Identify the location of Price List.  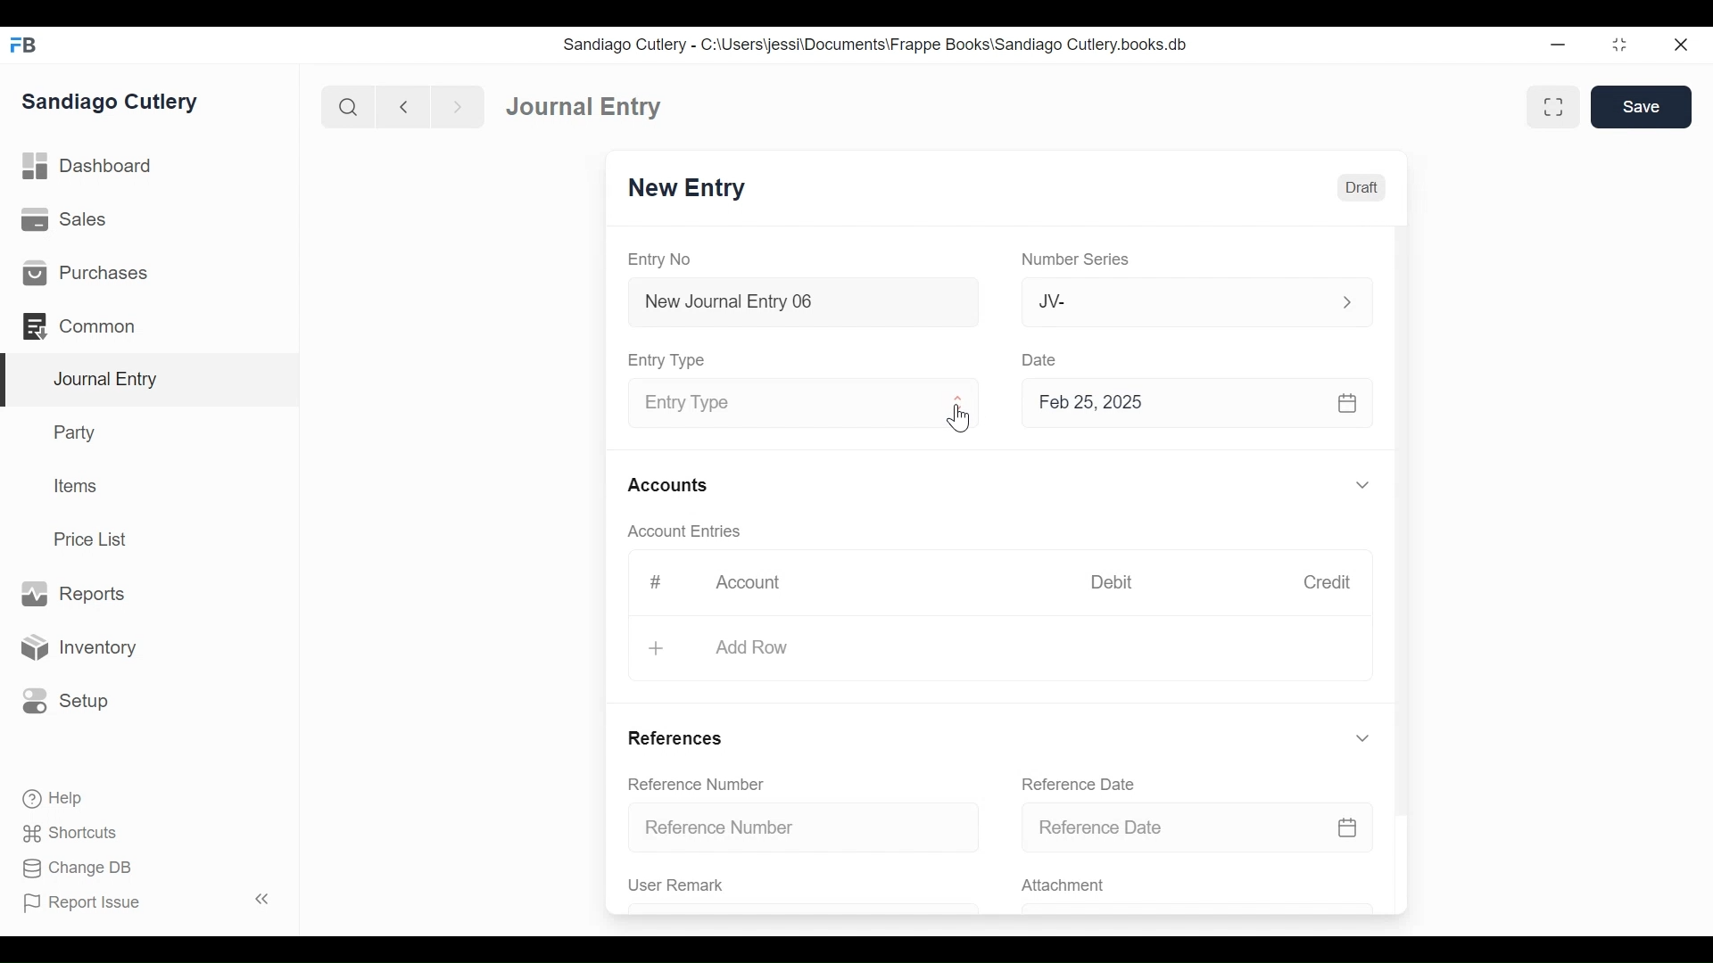
(96, 539).